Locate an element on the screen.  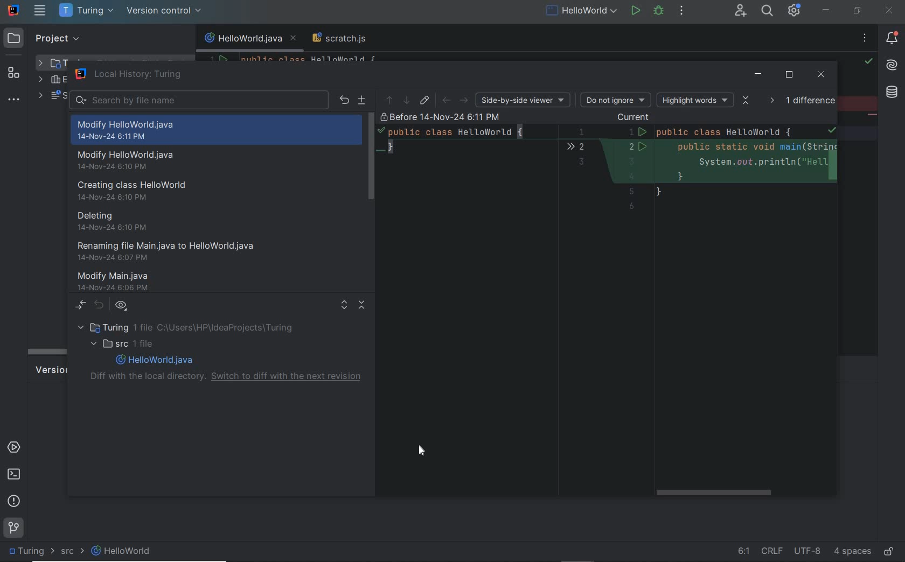
project folder is located at coordinates (51, 61).